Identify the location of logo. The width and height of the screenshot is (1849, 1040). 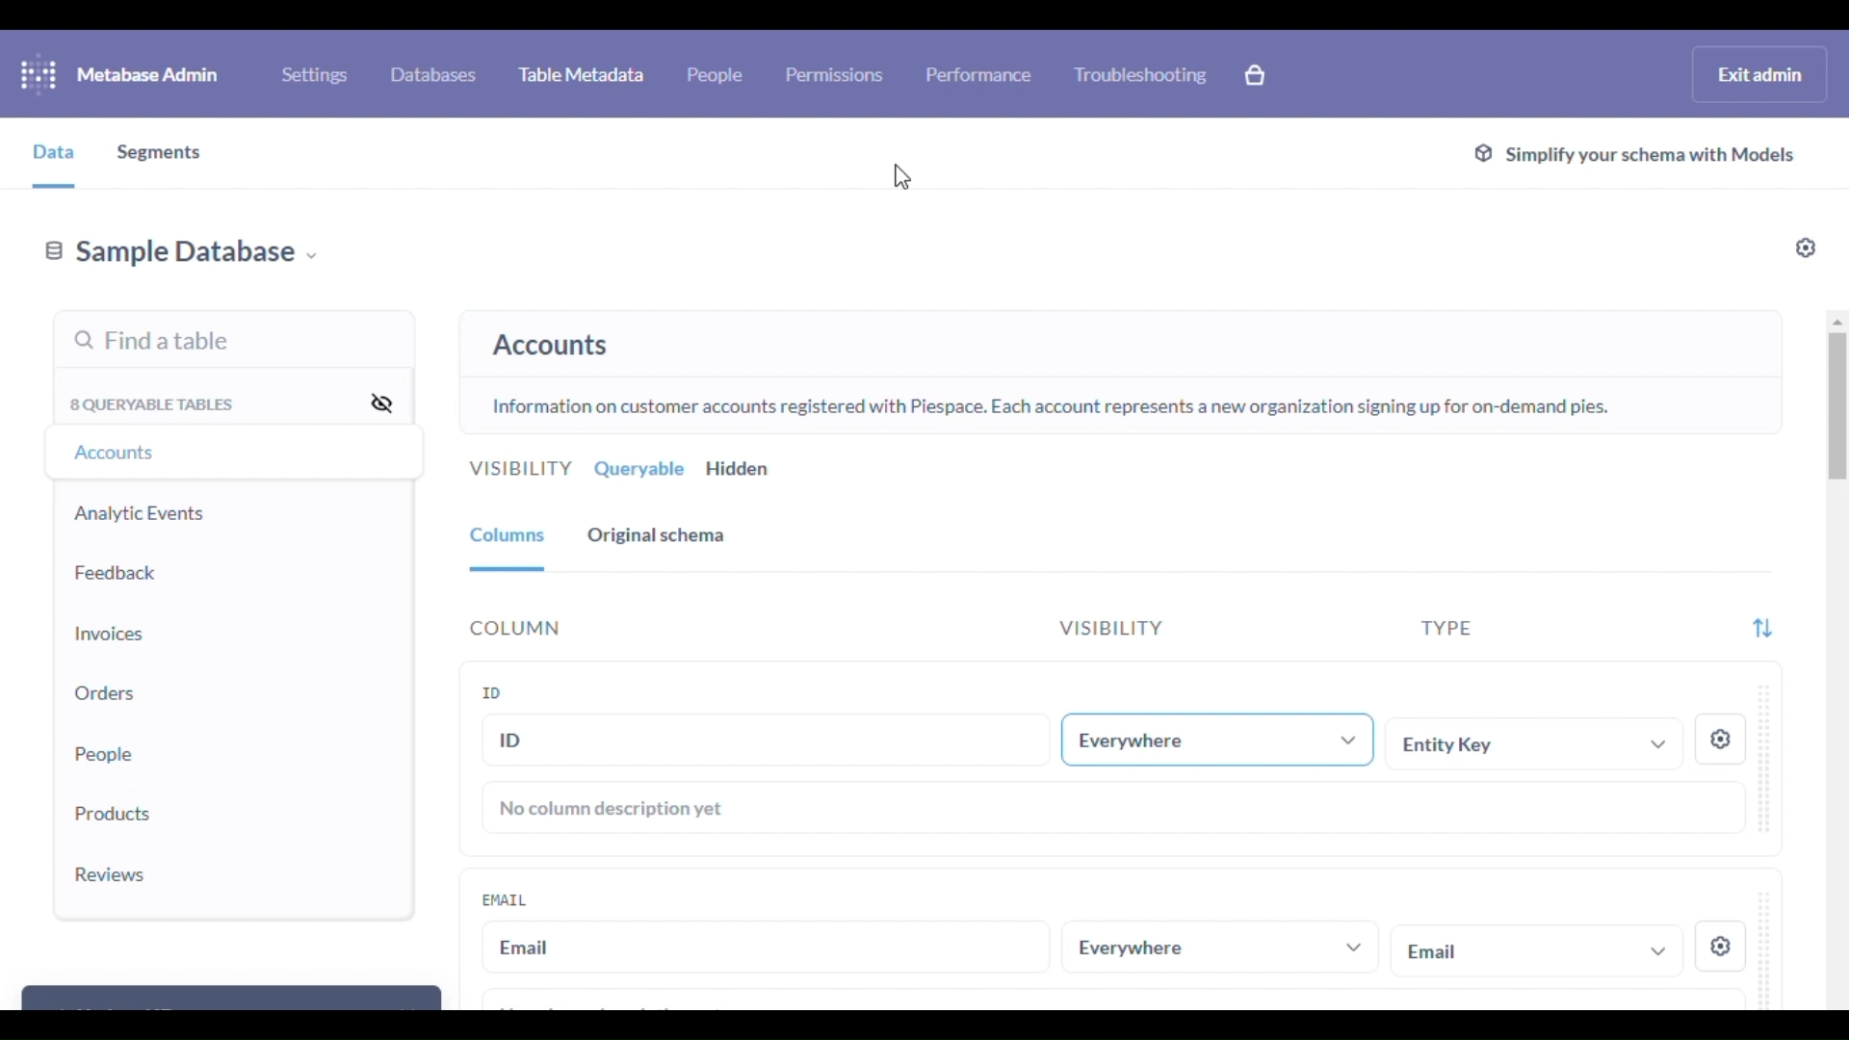
(39, 73).